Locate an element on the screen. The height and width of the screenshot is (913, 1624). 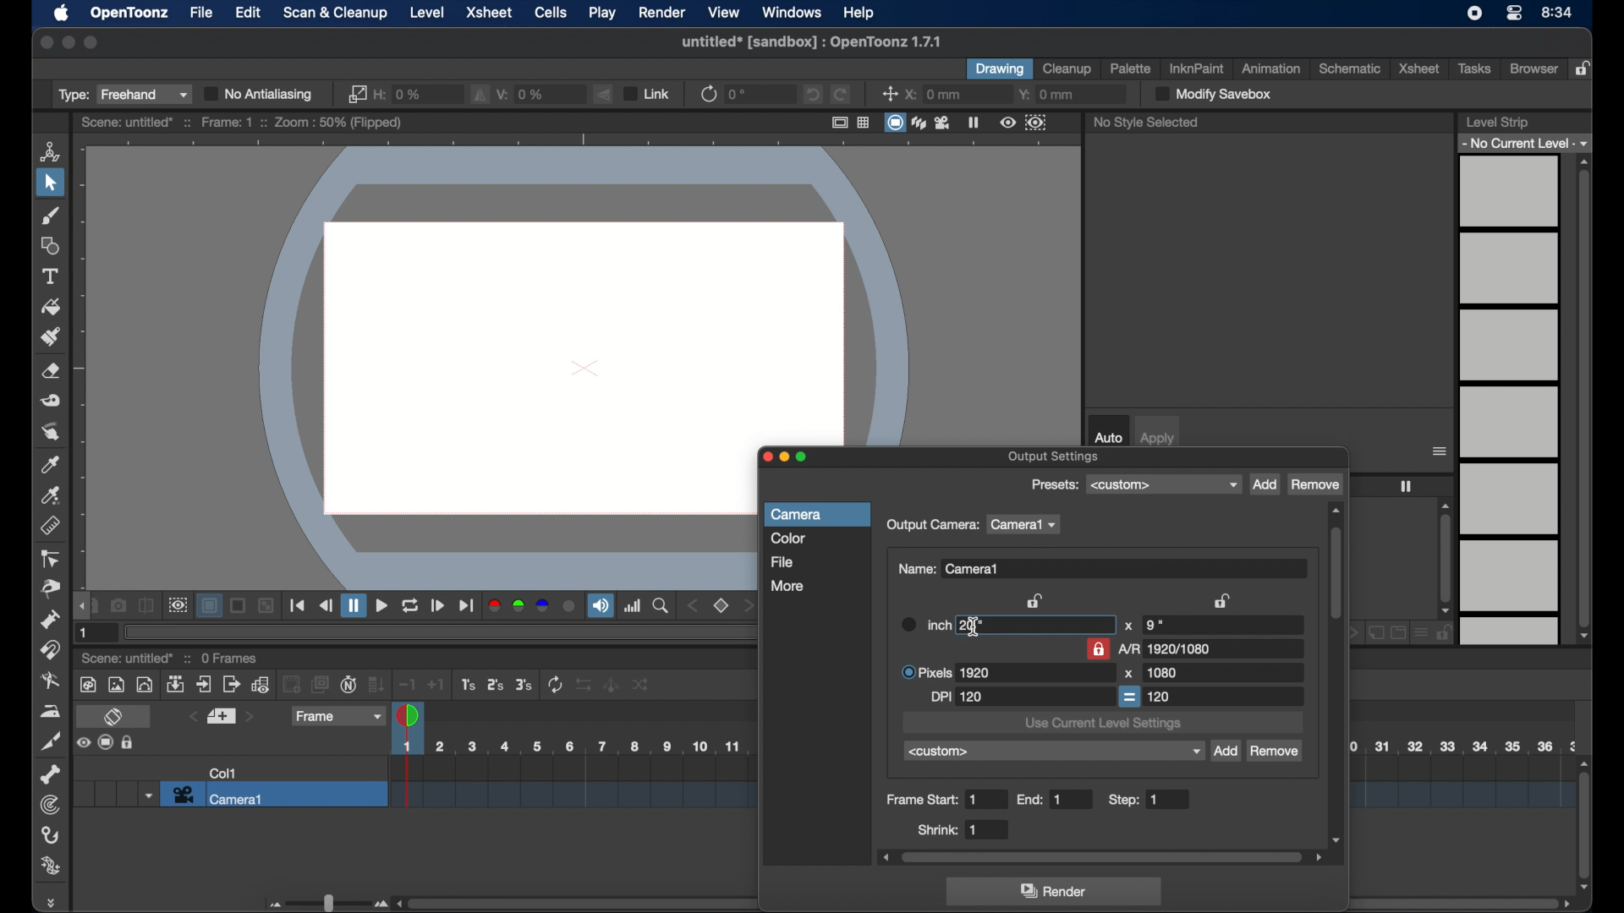
maximize is located at coordinates (805, 458).